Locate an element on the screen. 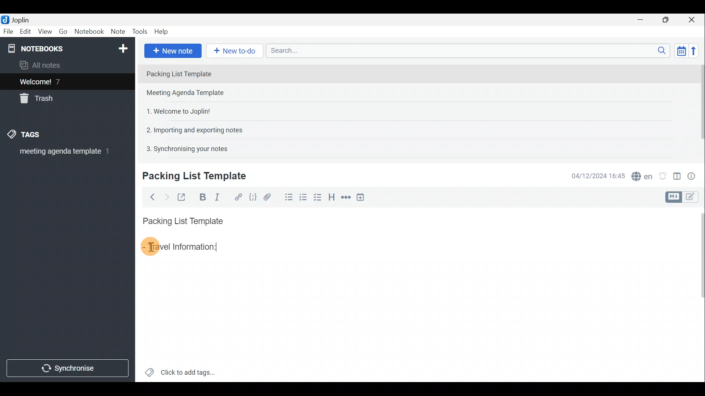  Horizontal rule is located at coordinates (345, 197).